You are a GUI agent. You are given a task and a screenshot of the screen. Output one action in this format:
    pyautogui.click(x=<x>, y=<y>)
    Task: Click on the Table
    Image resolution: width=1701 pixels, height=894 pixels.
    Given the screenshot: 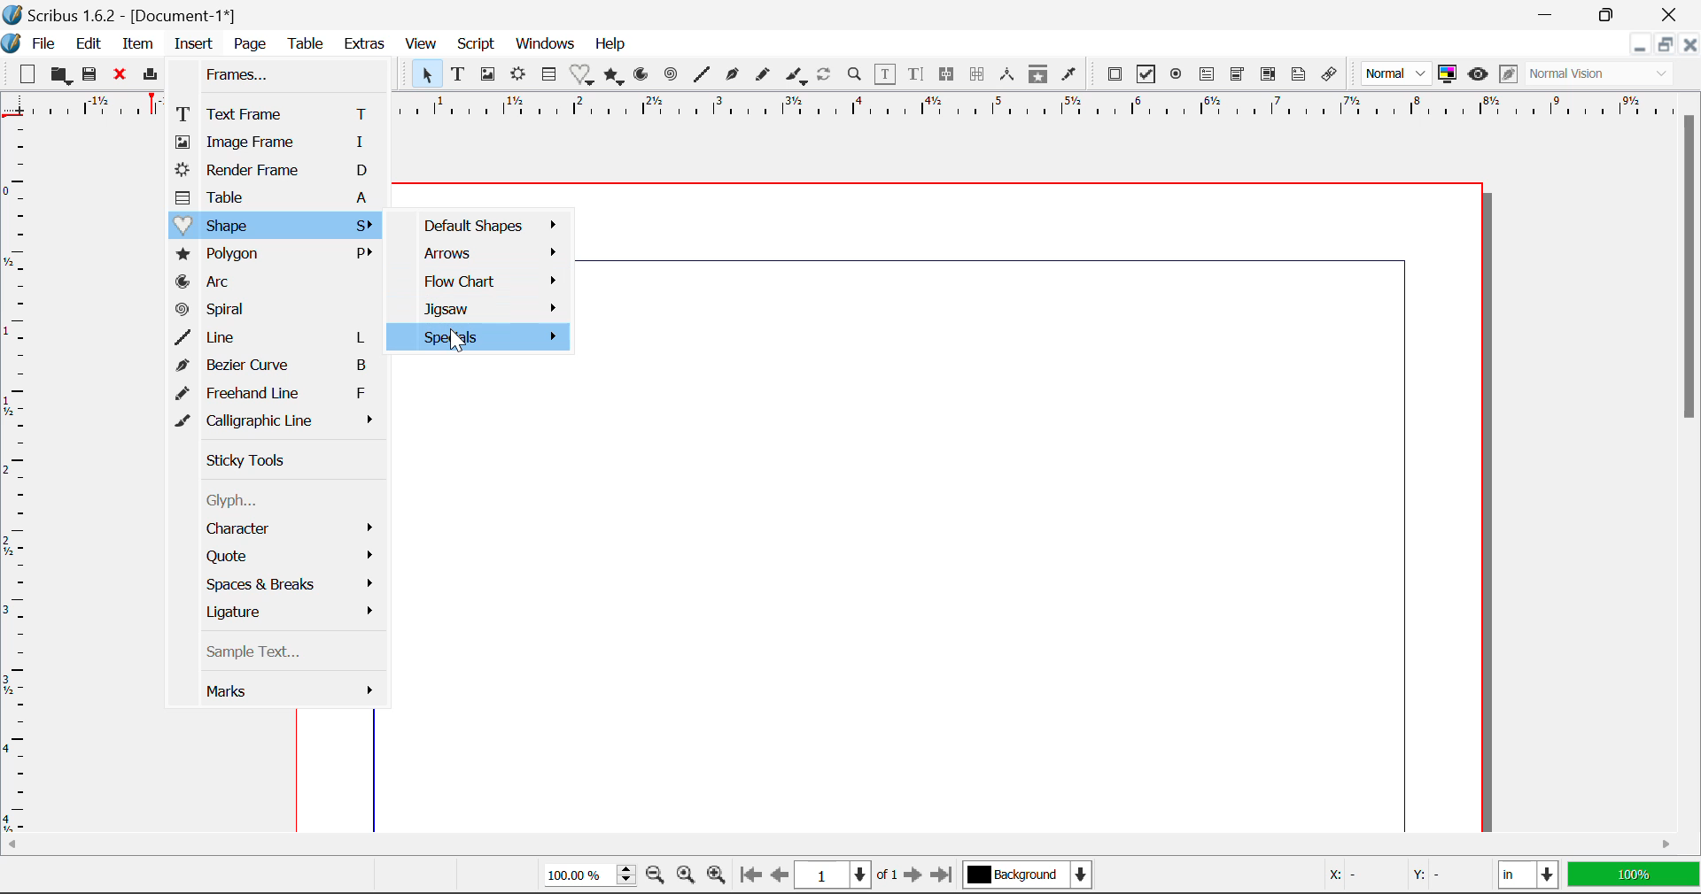 What is the action you would take?
    pyautogui.click(x=308, y=43)
    